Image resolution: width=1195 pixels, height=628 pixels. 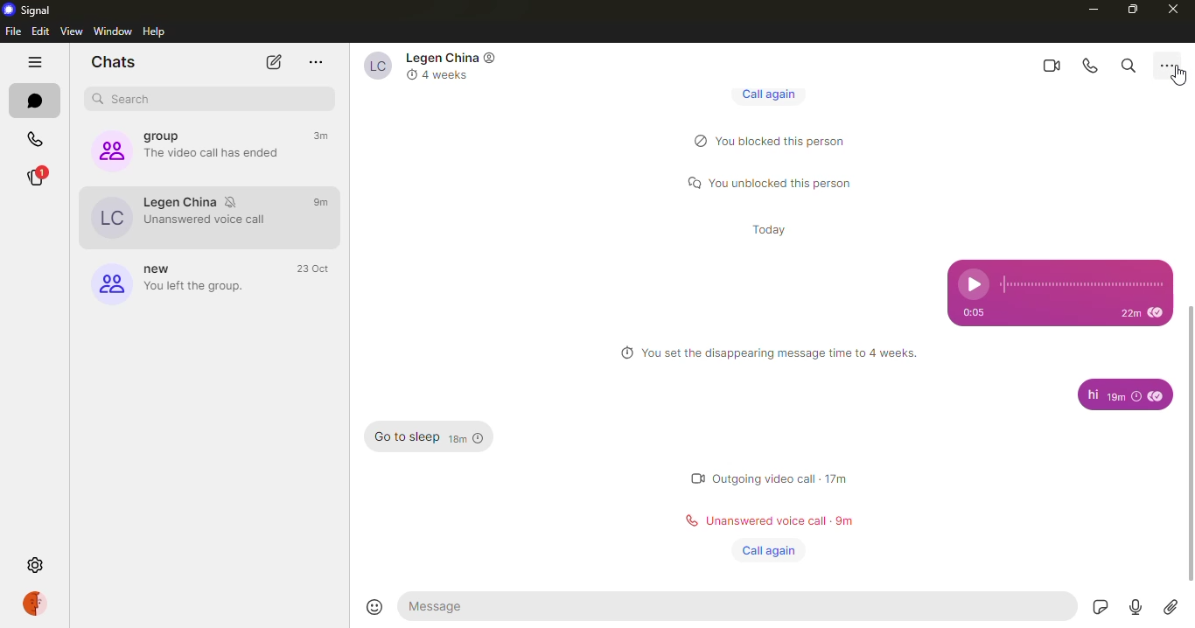 What do you see at coordinates (845, 521) in the screenshot?
I see `time` at bounding box center [845, 521].